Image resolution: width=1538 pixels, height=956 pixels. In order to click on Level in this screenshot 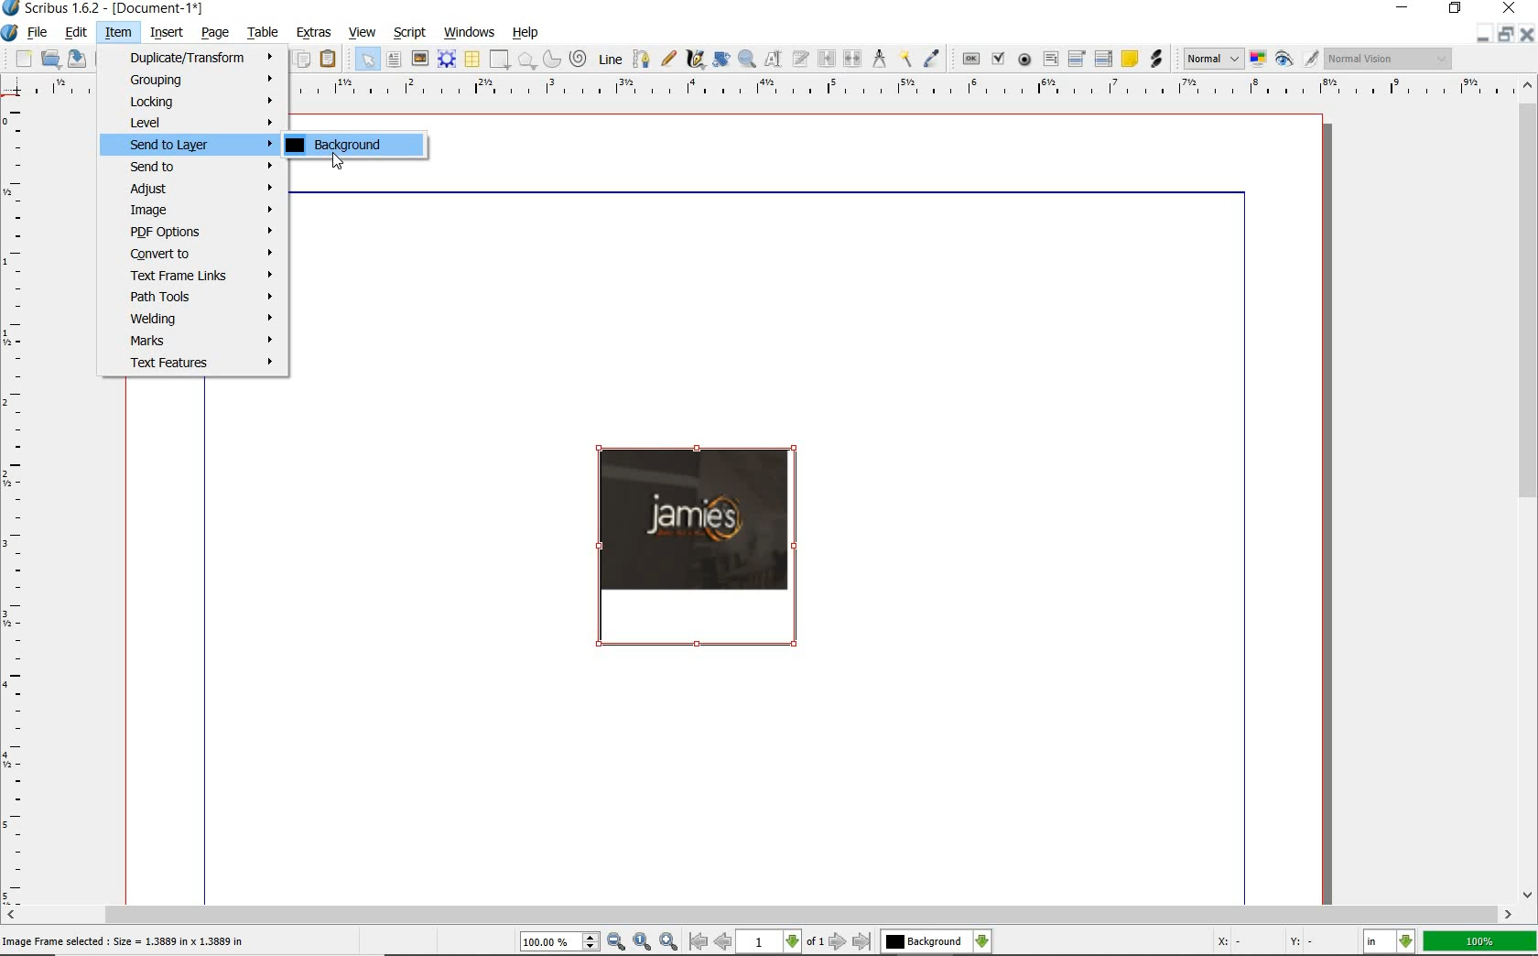, I will do `click(192, 122)`.